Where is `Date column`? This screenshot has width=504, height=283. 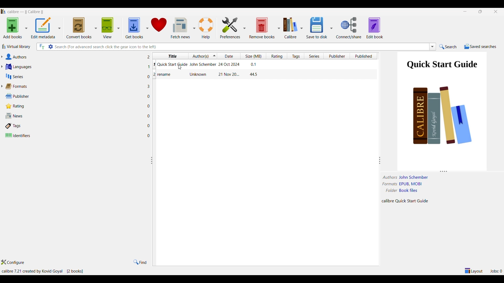 Date column is located at coordinates (229, 56).